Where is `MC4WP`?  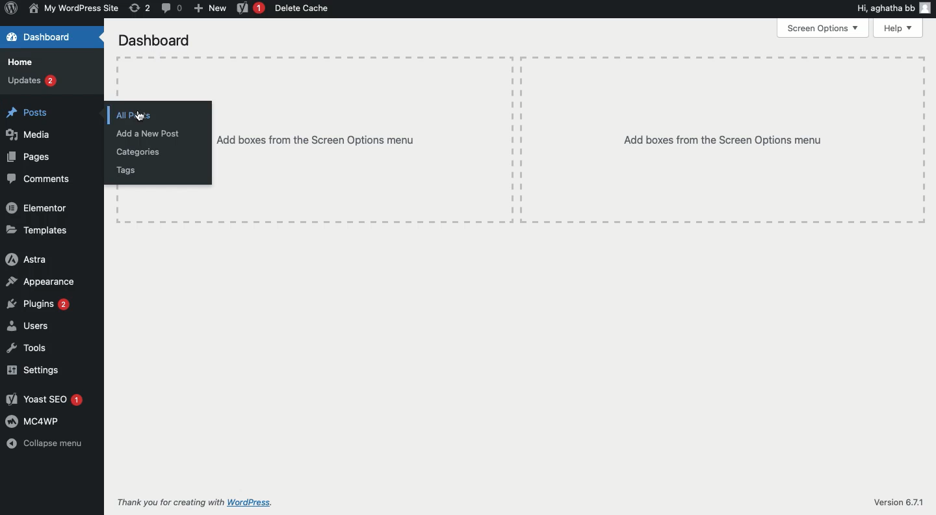
MC4WP is located at coordinates (33, 421).